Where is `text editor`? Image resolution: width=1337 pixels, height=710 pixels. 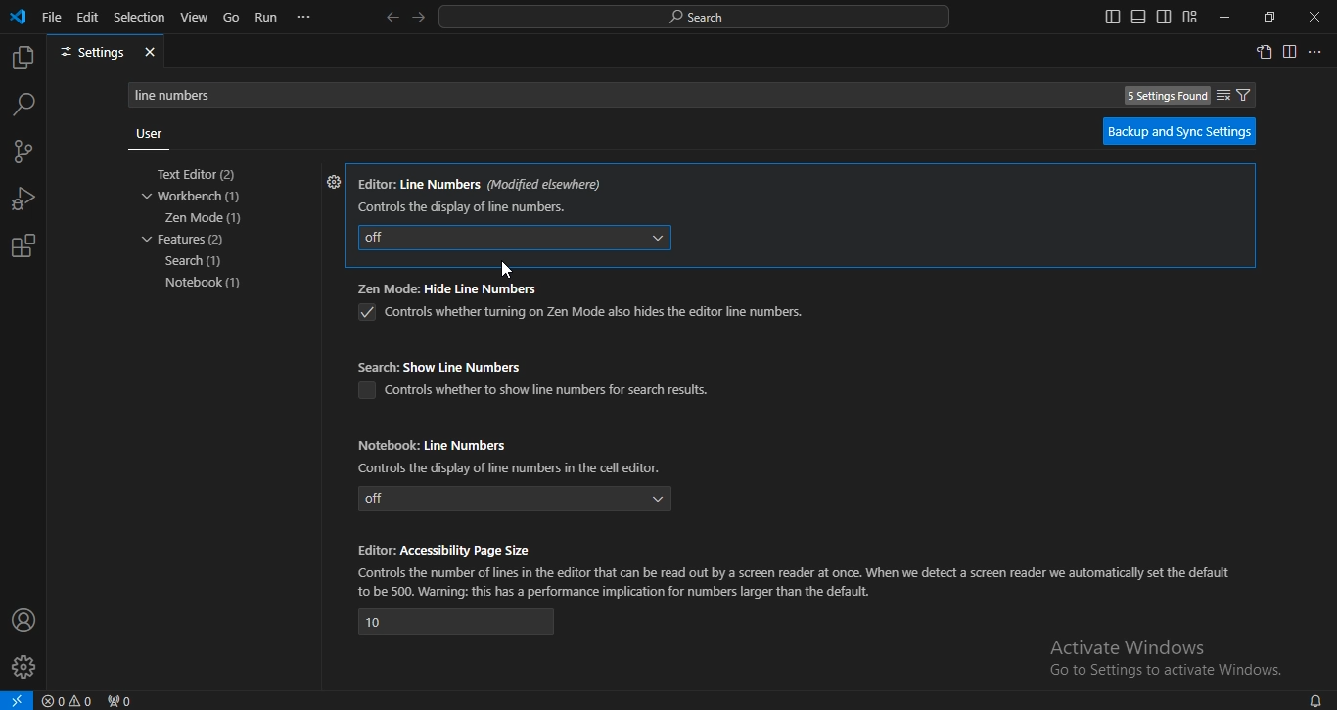
text editor is located at coordinates (202, 175).